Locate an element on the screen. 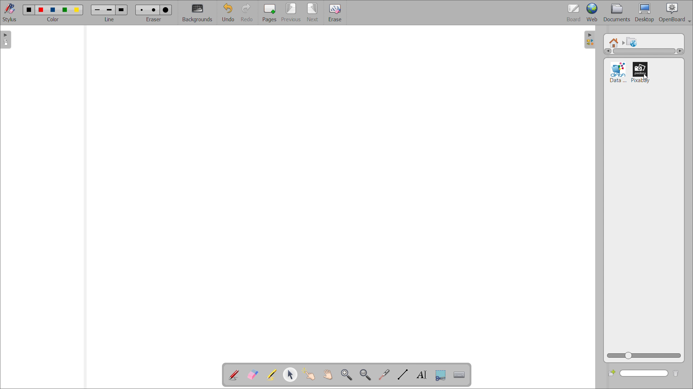 This screenshot has width=693, height=389. Color 2 is located at coordinates (41, 9).